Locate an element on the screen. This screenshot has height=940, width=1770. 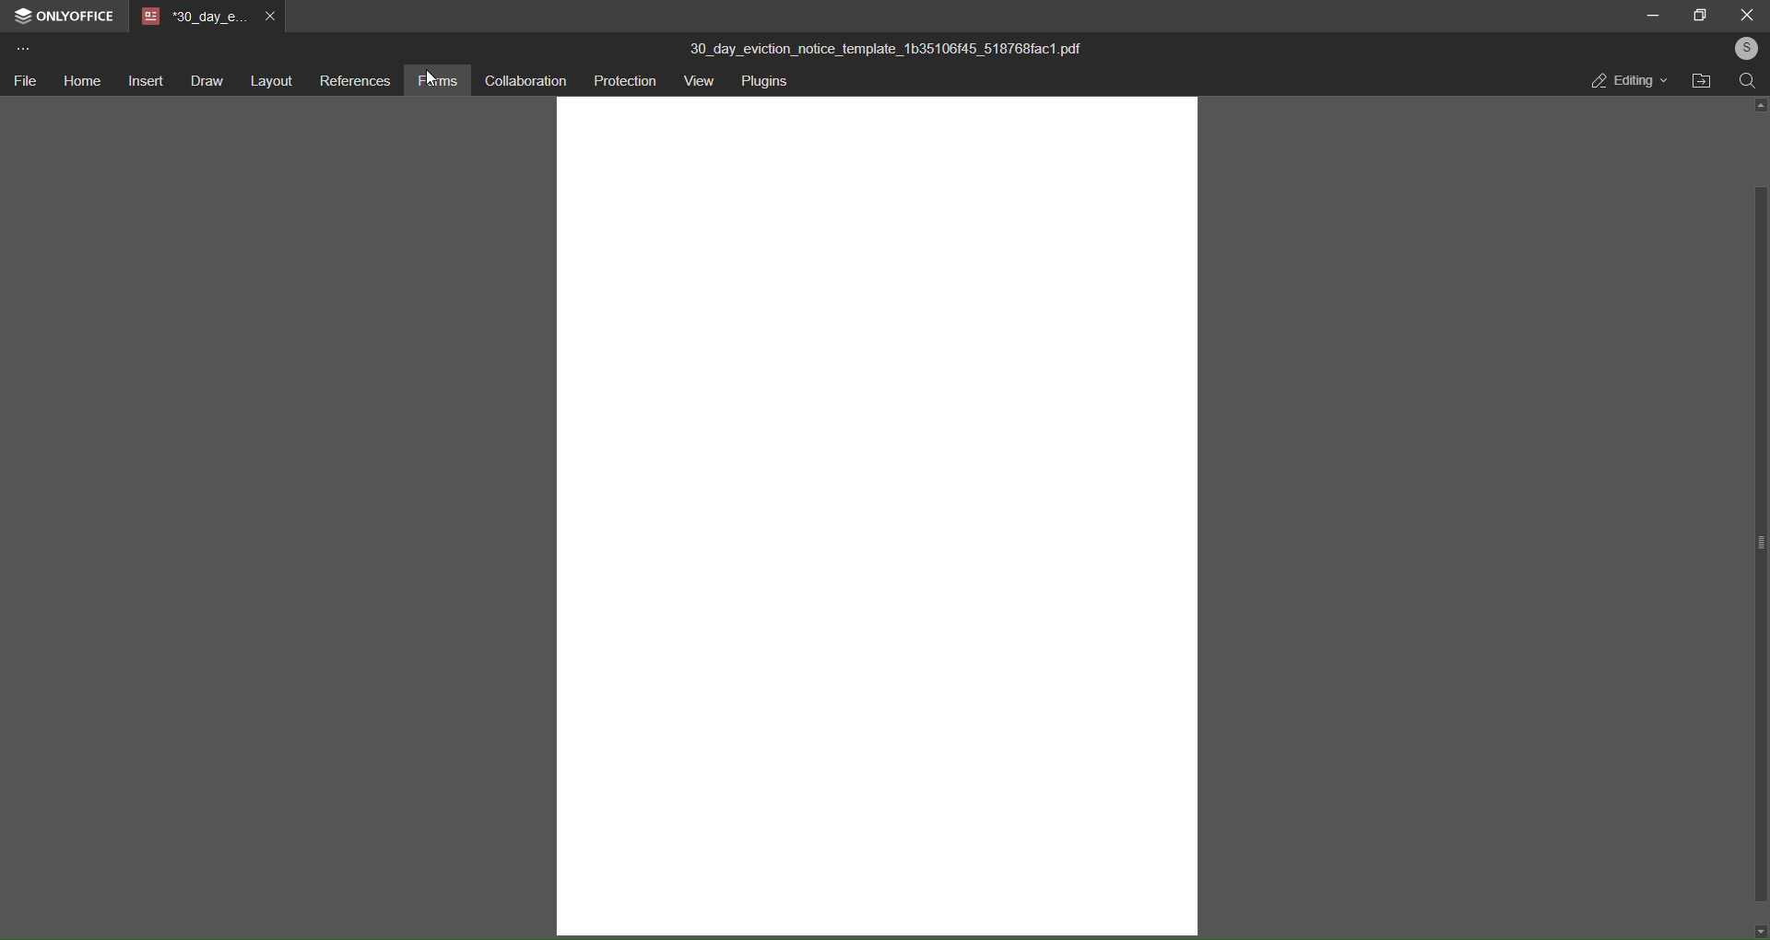
protection is located at coordinates (626, 79).